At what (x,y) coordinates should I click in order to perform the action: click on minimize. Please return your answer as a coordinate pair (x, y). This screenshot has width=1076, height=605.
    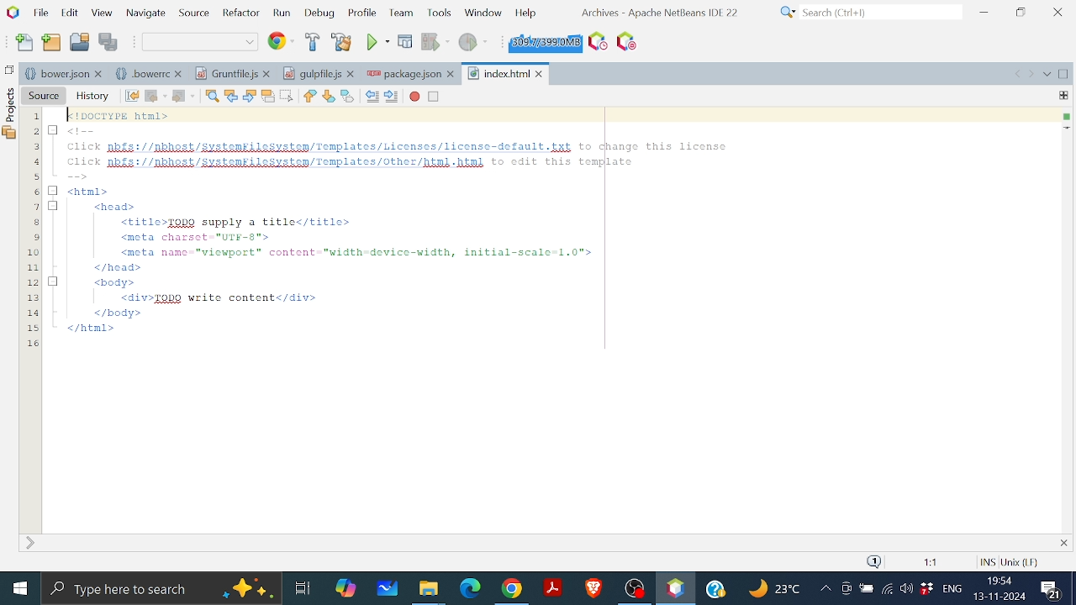
    Looking at the image, I should click on (54, 133).